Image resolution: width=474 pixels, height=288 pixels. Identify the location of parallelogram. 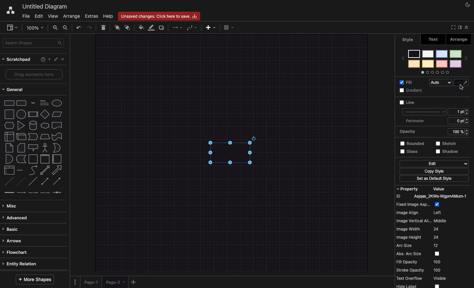
(58, 114).